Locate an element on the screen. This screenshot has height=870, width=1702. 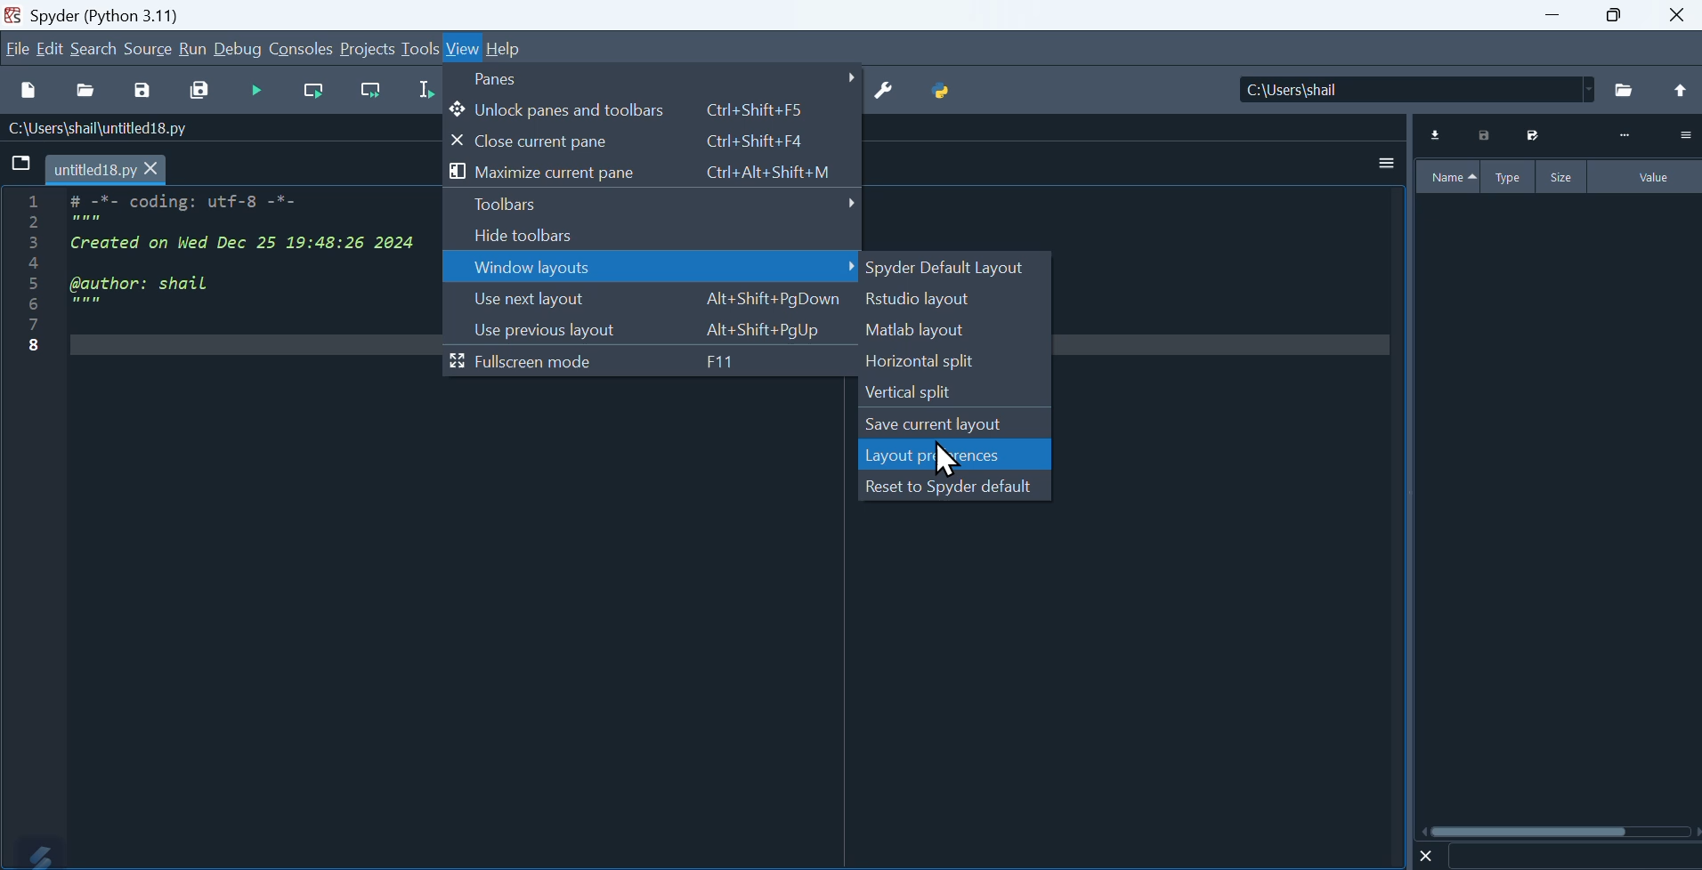
Full screen mode is located at coordinates (650, 362).